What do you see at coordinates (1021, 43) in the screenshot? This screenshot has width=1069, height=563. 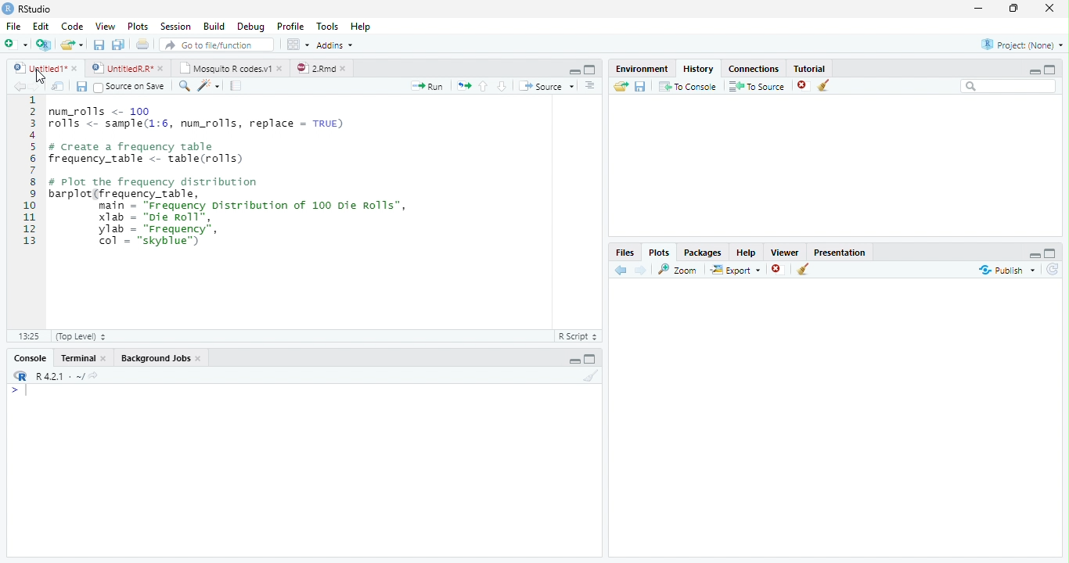 I see `Project: (None)` at bounding box center [1021, 43].